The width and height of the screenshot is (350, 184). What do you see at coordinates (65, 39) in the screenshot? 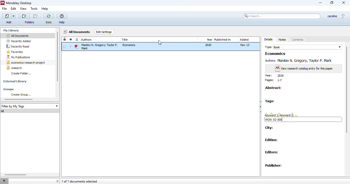
I see `favorites` at bounding box center [65, 39].